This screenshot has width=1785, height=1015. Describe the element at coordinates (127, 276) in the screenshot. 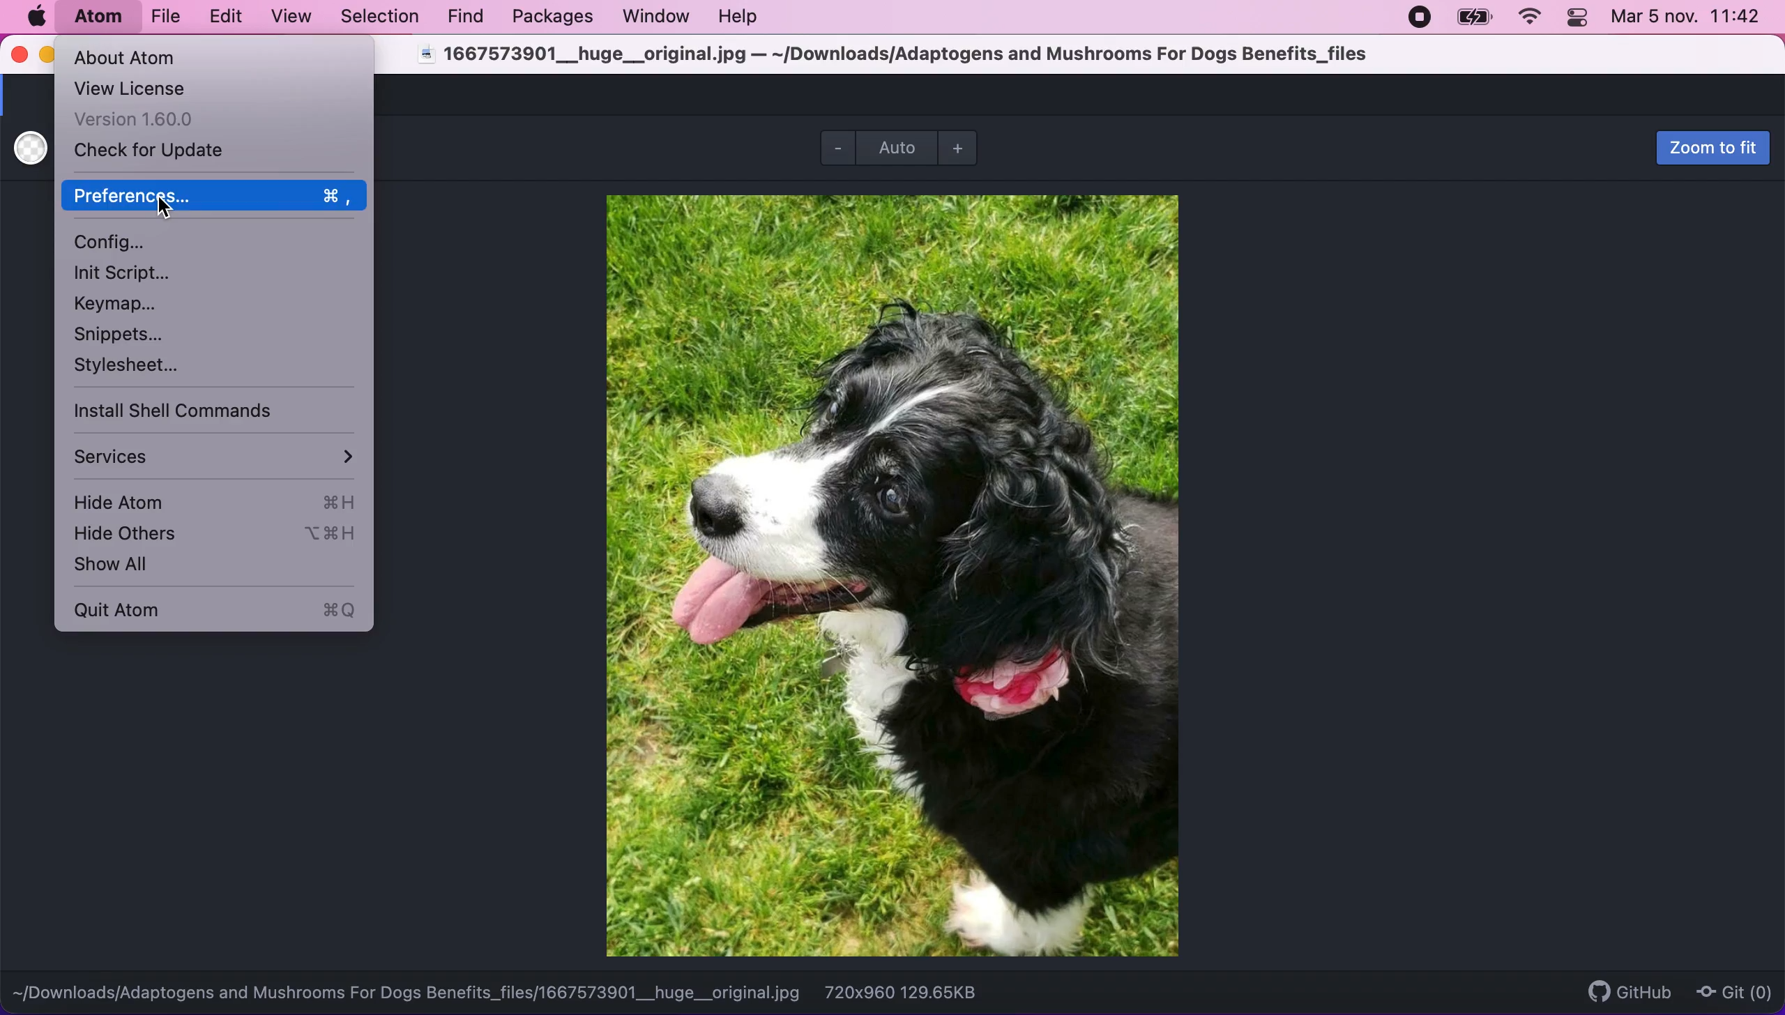

I see `init script` at that location.